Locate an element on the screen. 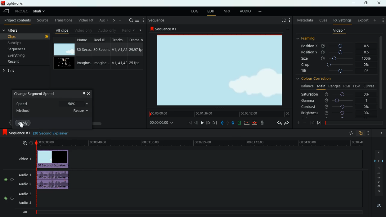 This screenshot has width=386, height=217. mic is located at coordinates (261, 123).